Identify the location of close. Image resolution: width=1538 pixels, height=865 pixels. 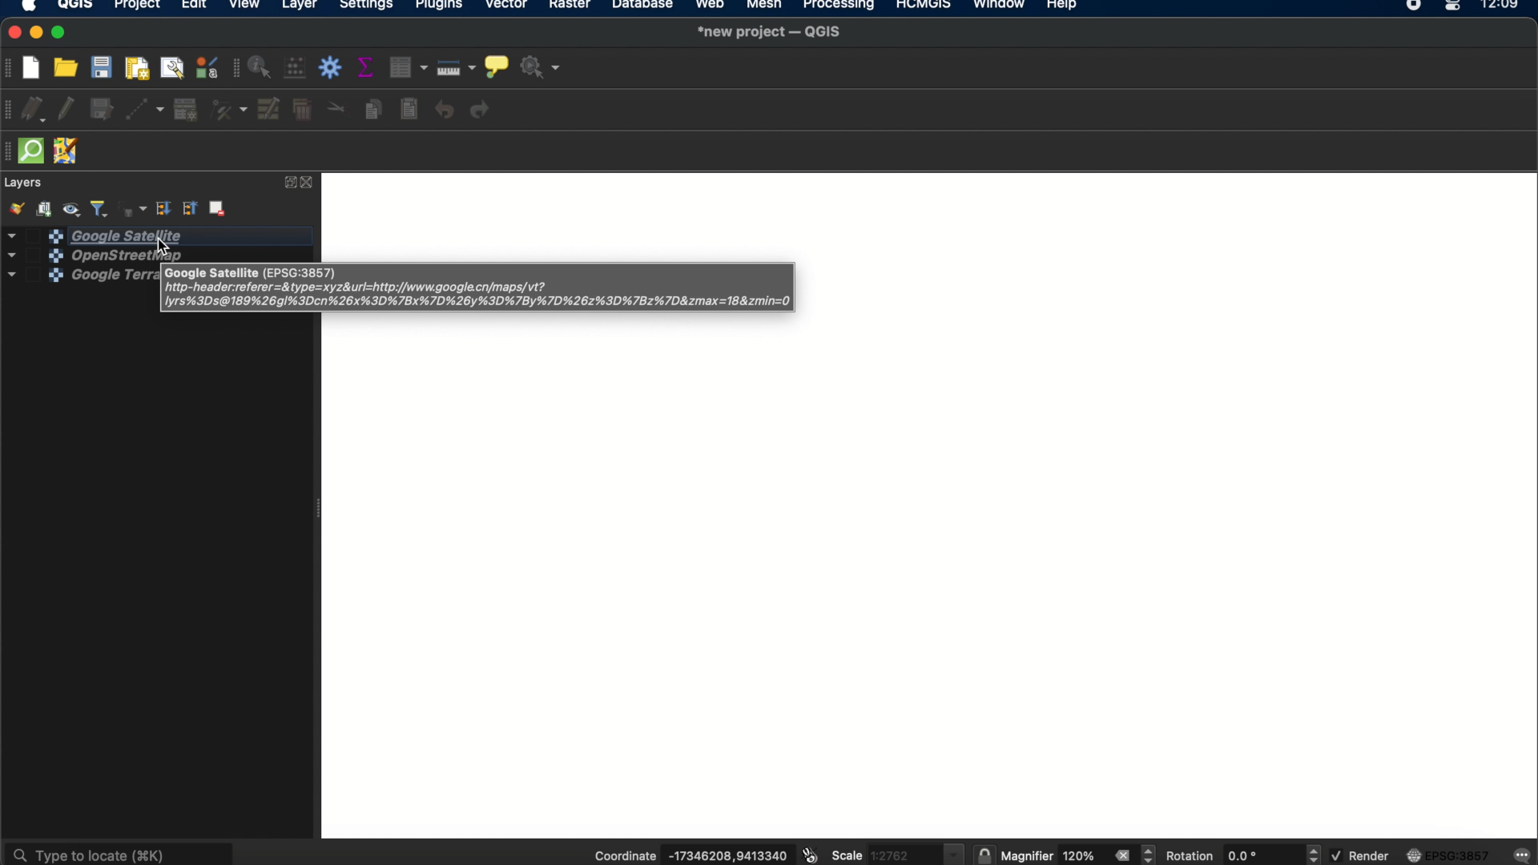
(311, 183).